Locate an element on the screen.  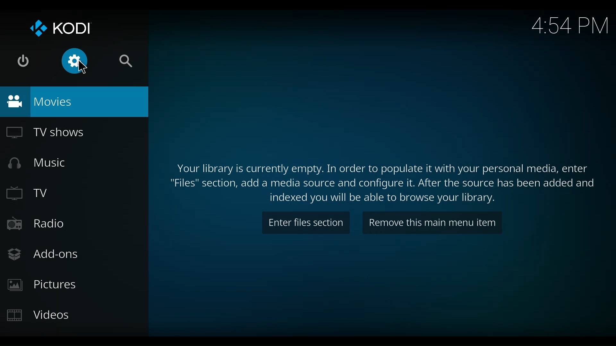
Your library is currently empty. In order to populate it with  is located at coordinates (380, 169).